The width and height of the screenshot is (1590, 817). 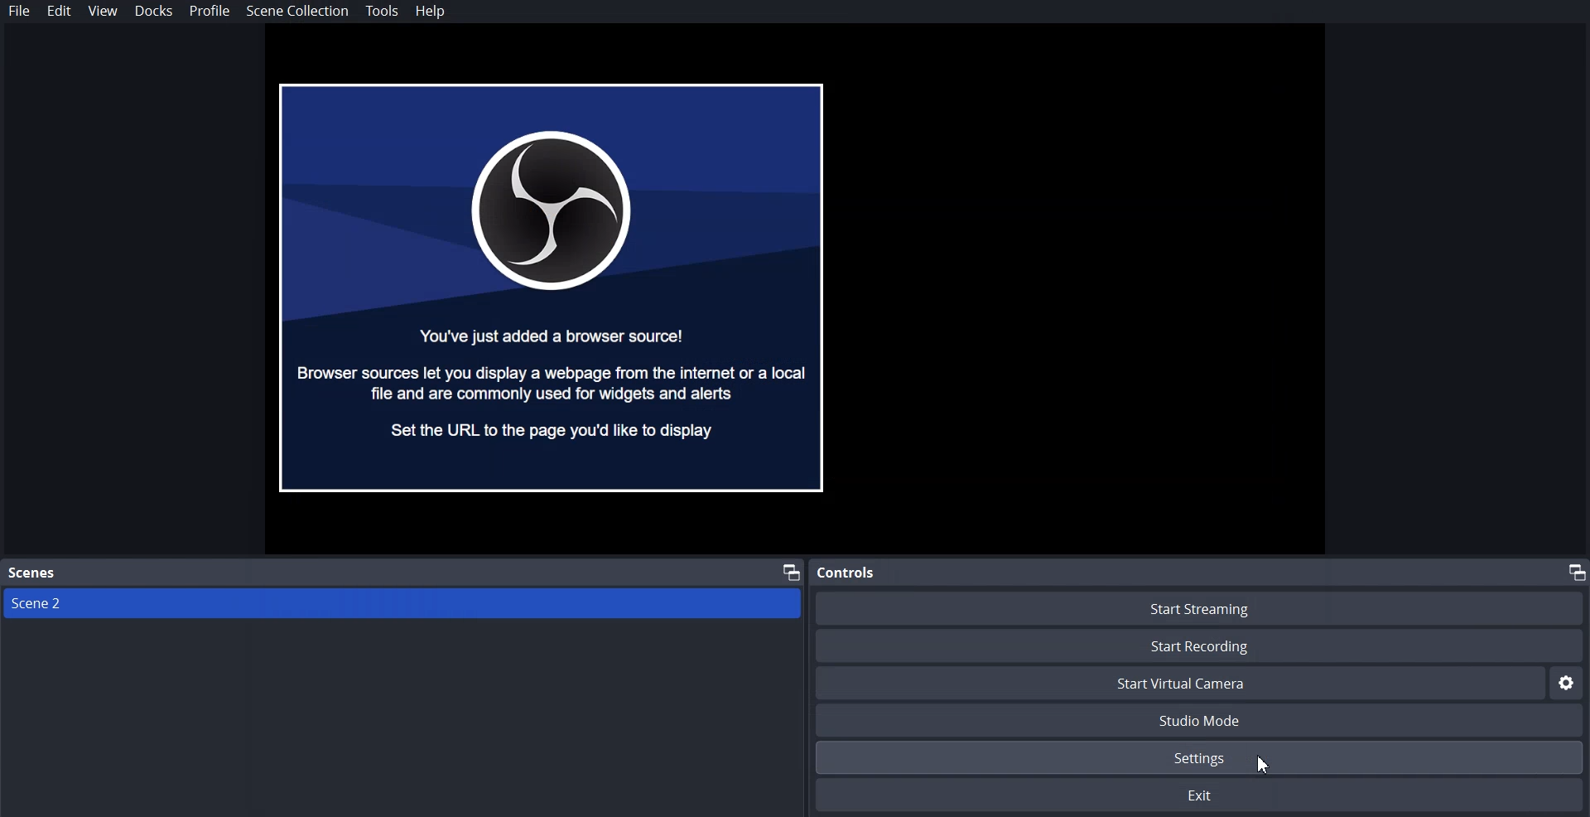 What do you see at coordinates (32, 573) in the screenshot?
I see `Text` at bounding box center [32, 573].